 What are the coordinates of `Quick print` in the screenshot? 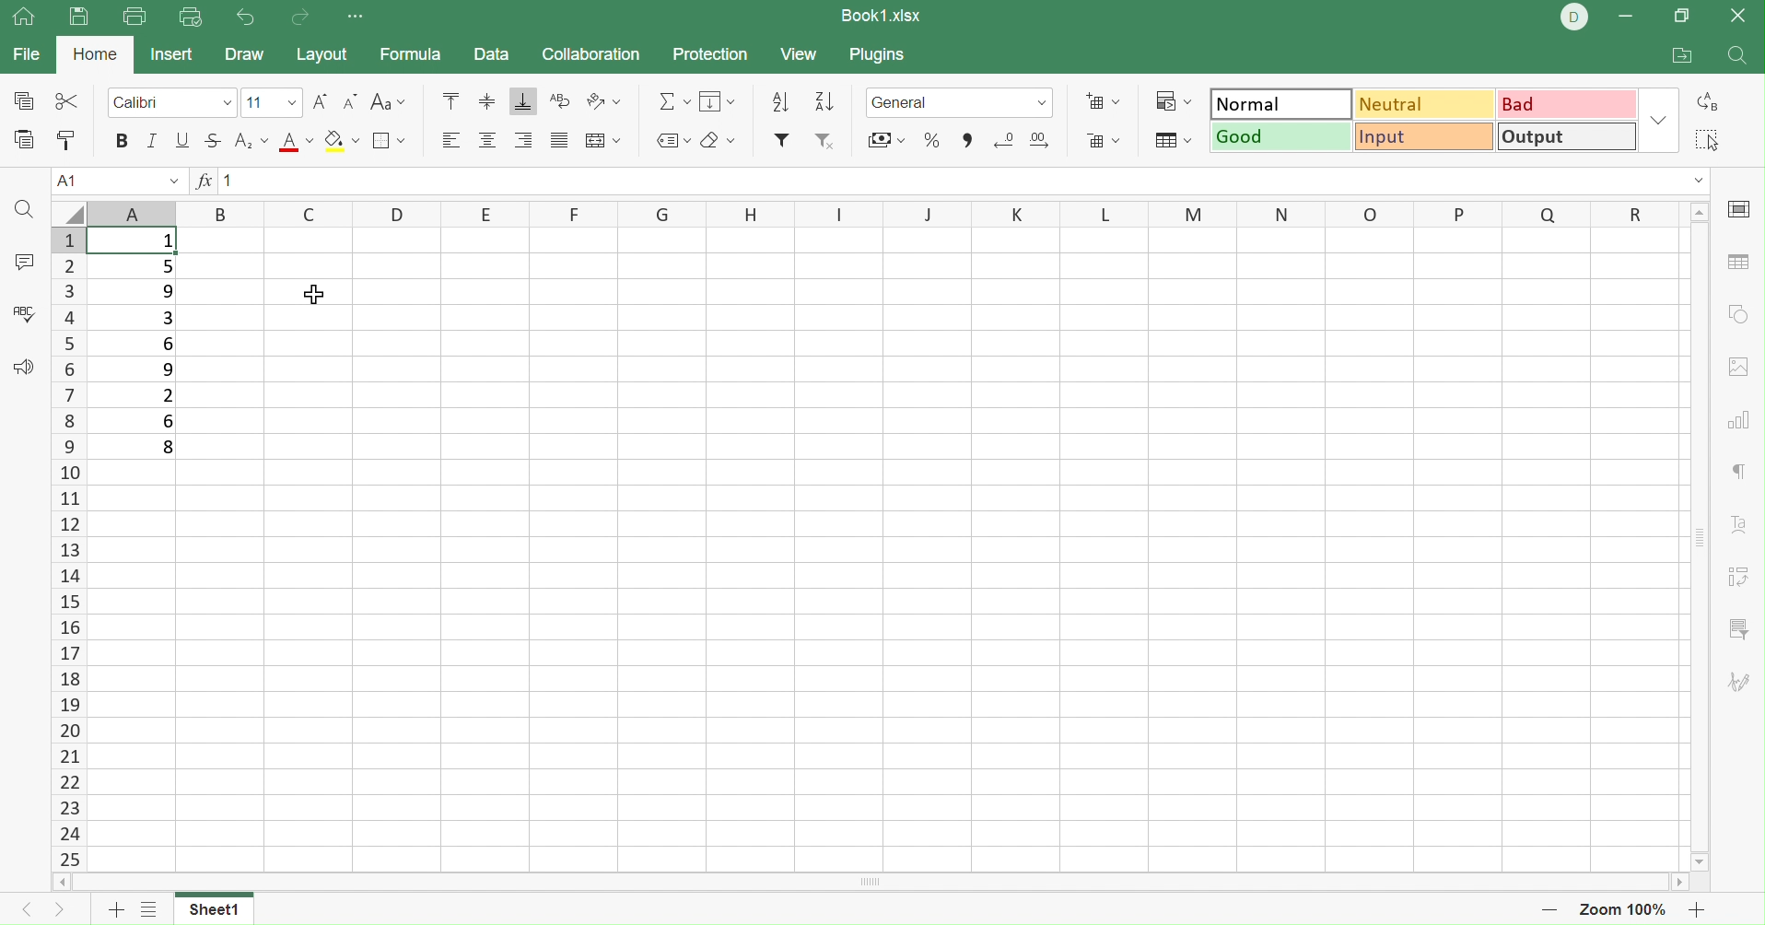 It's located at (191, 18).